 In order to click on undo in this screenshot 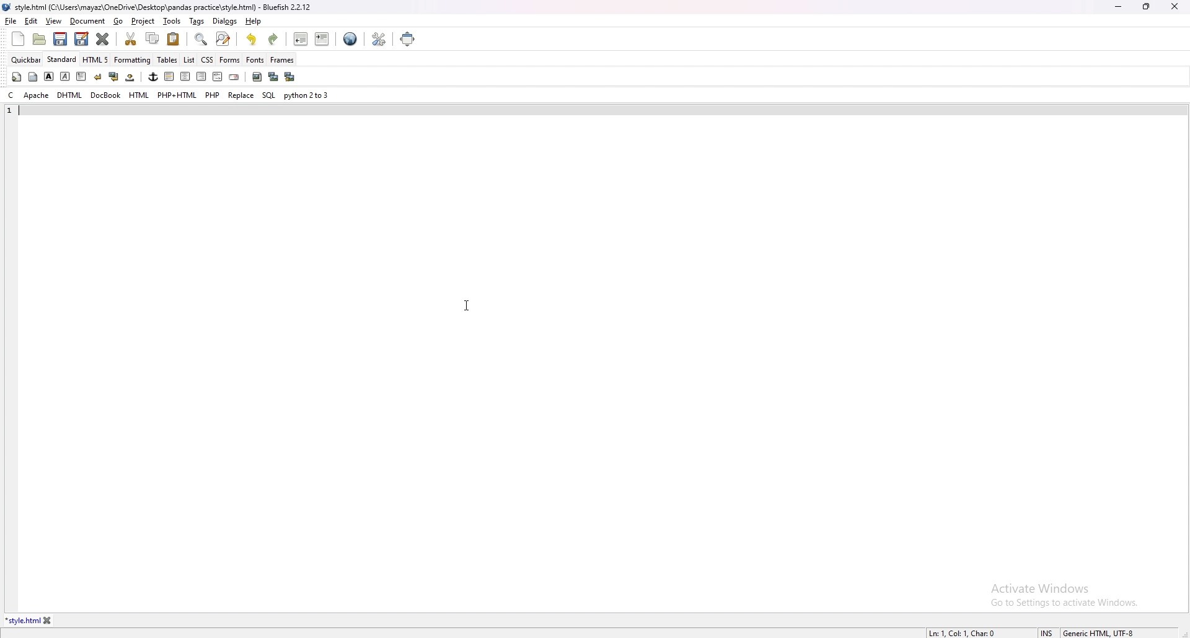, I will do `click(252, 39)`.